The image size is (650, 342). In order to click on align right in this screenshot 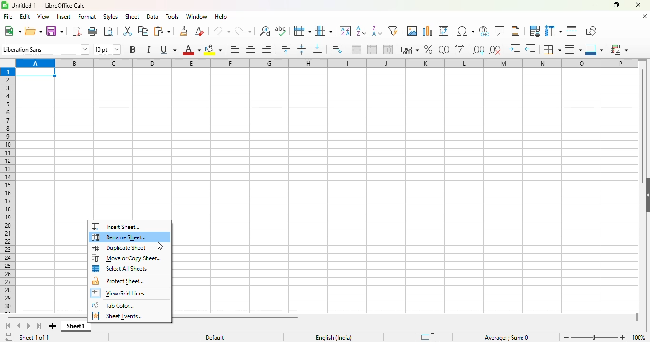, I will do `click(266, 49)`.